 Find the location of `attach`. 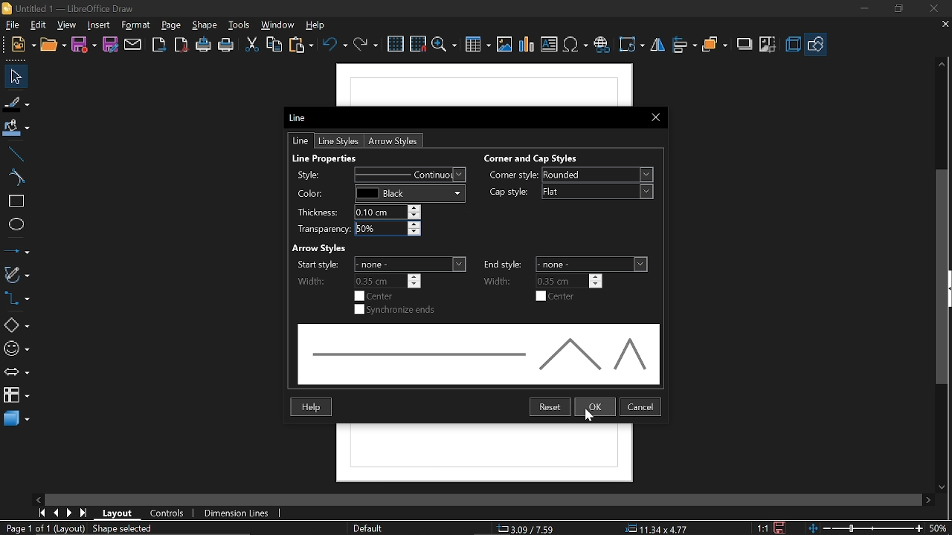

attach is located at coordinates (132, 45).